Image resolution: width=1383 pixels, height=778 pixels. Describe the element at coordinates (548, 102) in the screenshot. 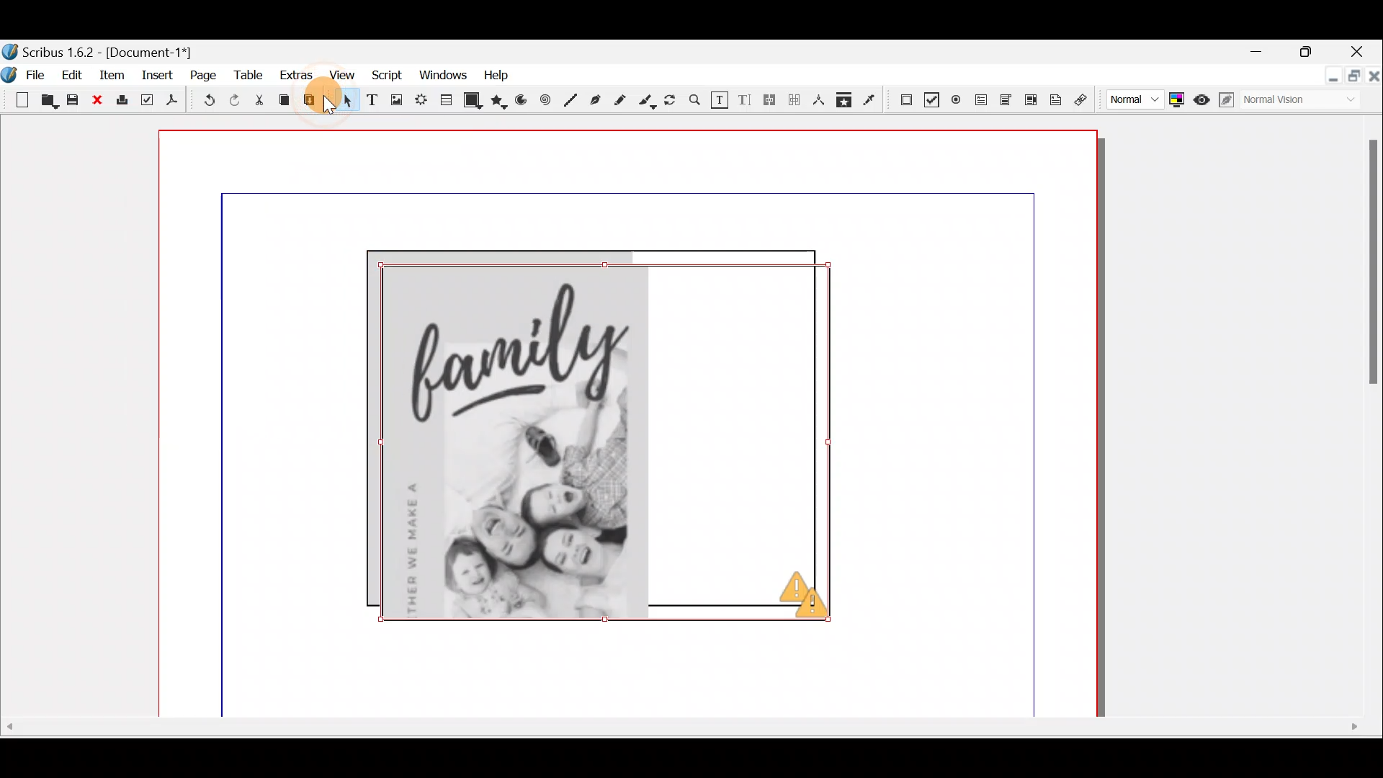

I see `Spiral` at that location.